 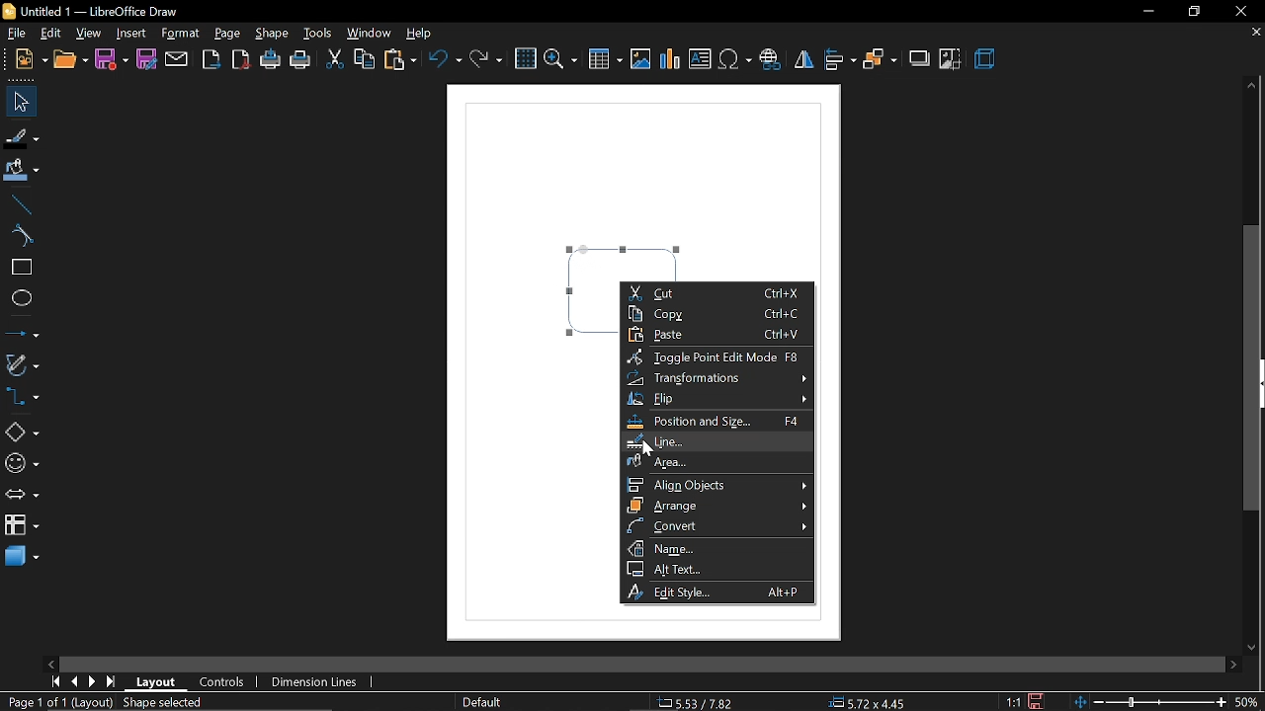 What do you see at coordinates (160, 682) in the screenshot?
I see `layout` at bounding box center [160, 682].